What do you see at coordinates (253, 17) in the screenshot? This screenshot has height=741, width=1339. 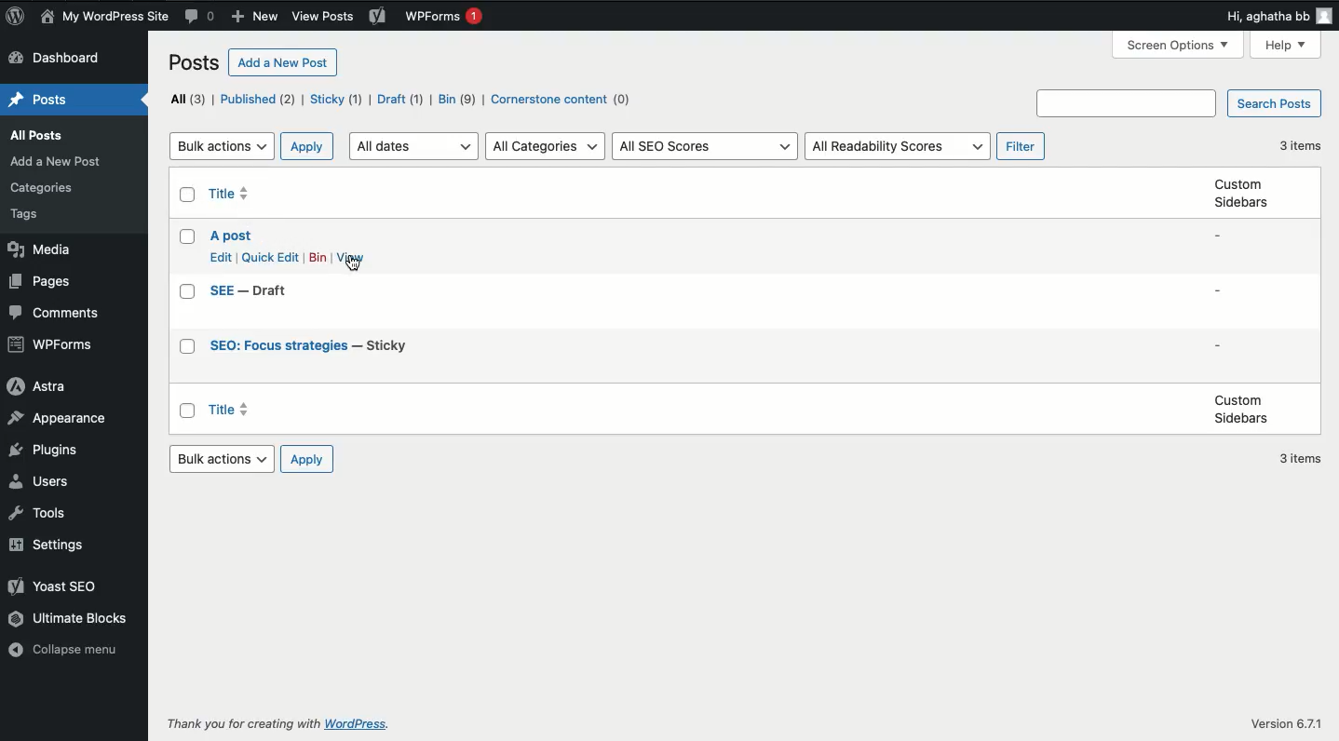 I see `New` at bounding box center [253, 17].